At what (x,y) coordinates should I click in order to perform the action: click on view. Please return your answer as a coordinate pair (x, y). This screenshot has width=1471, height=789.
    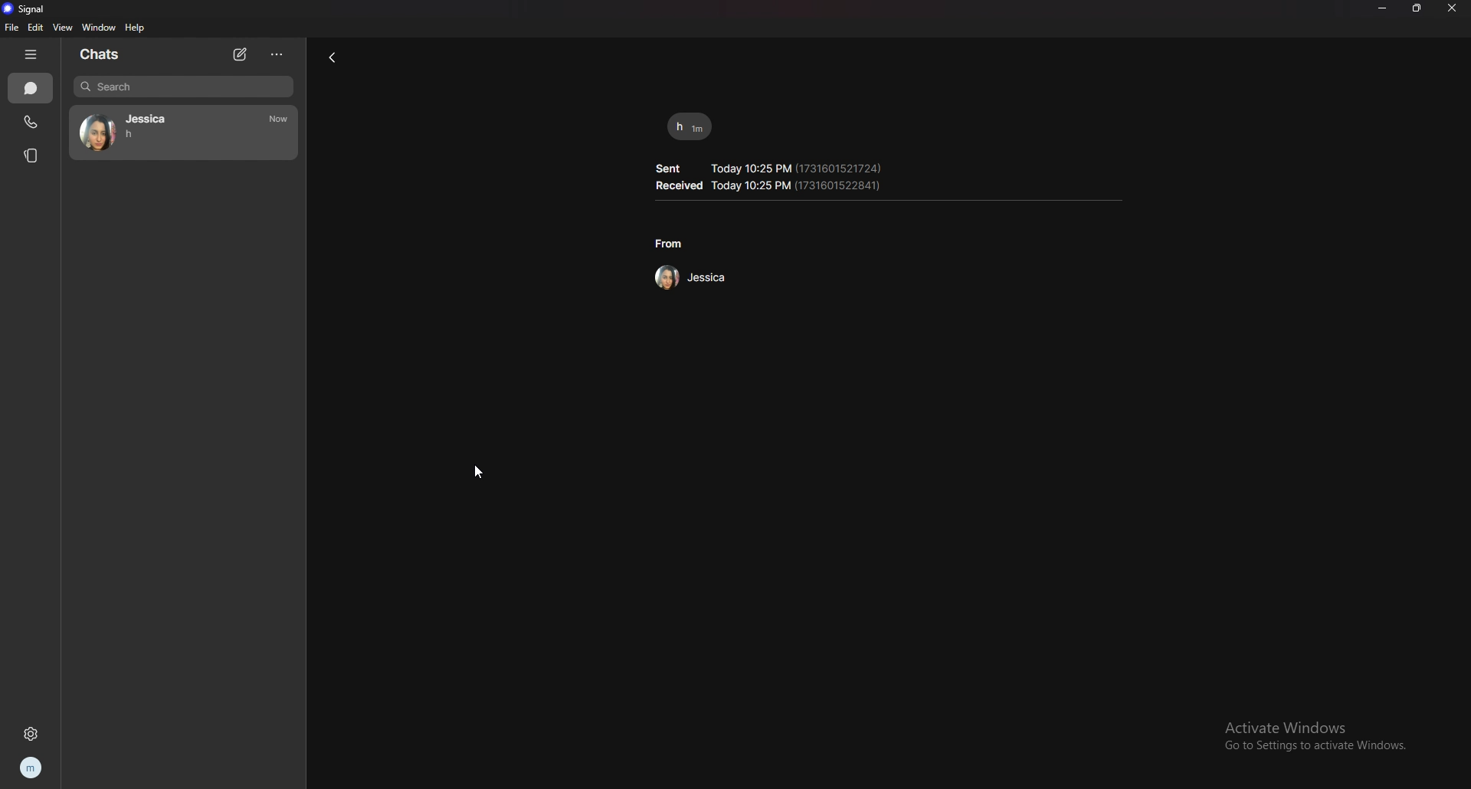
    Looking at the image, I should click on (62, 28).